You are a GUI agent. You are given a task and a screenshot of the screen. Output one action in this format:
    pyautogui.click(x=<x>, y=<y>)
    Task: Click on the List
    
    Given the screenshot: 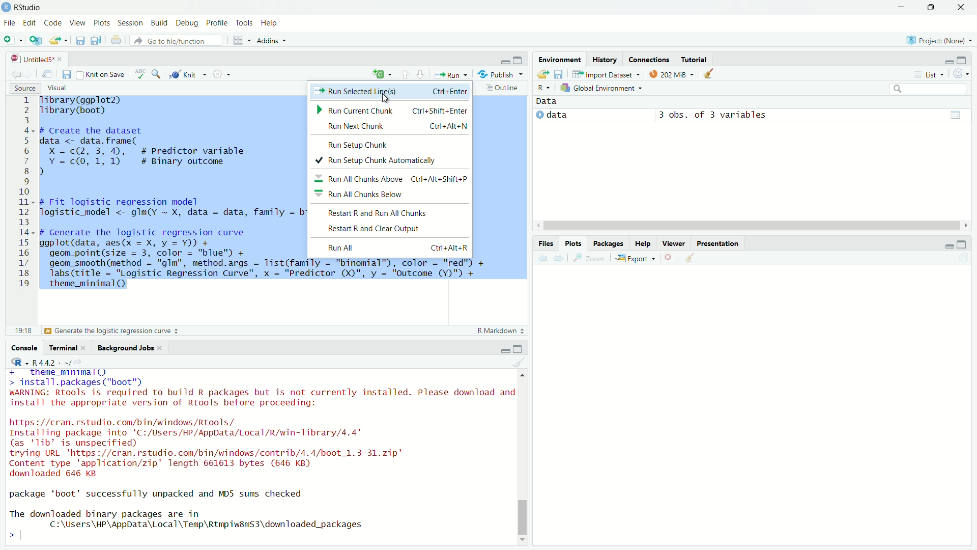 What is the action you would take?
    pyautogui.click(x=928, y=74)
    